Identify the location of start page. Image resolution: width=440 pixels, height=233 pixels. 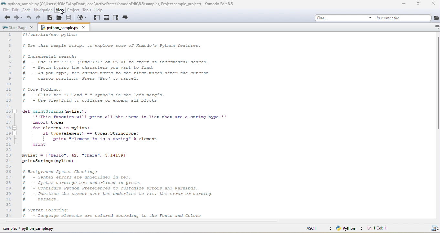
(19, 27).